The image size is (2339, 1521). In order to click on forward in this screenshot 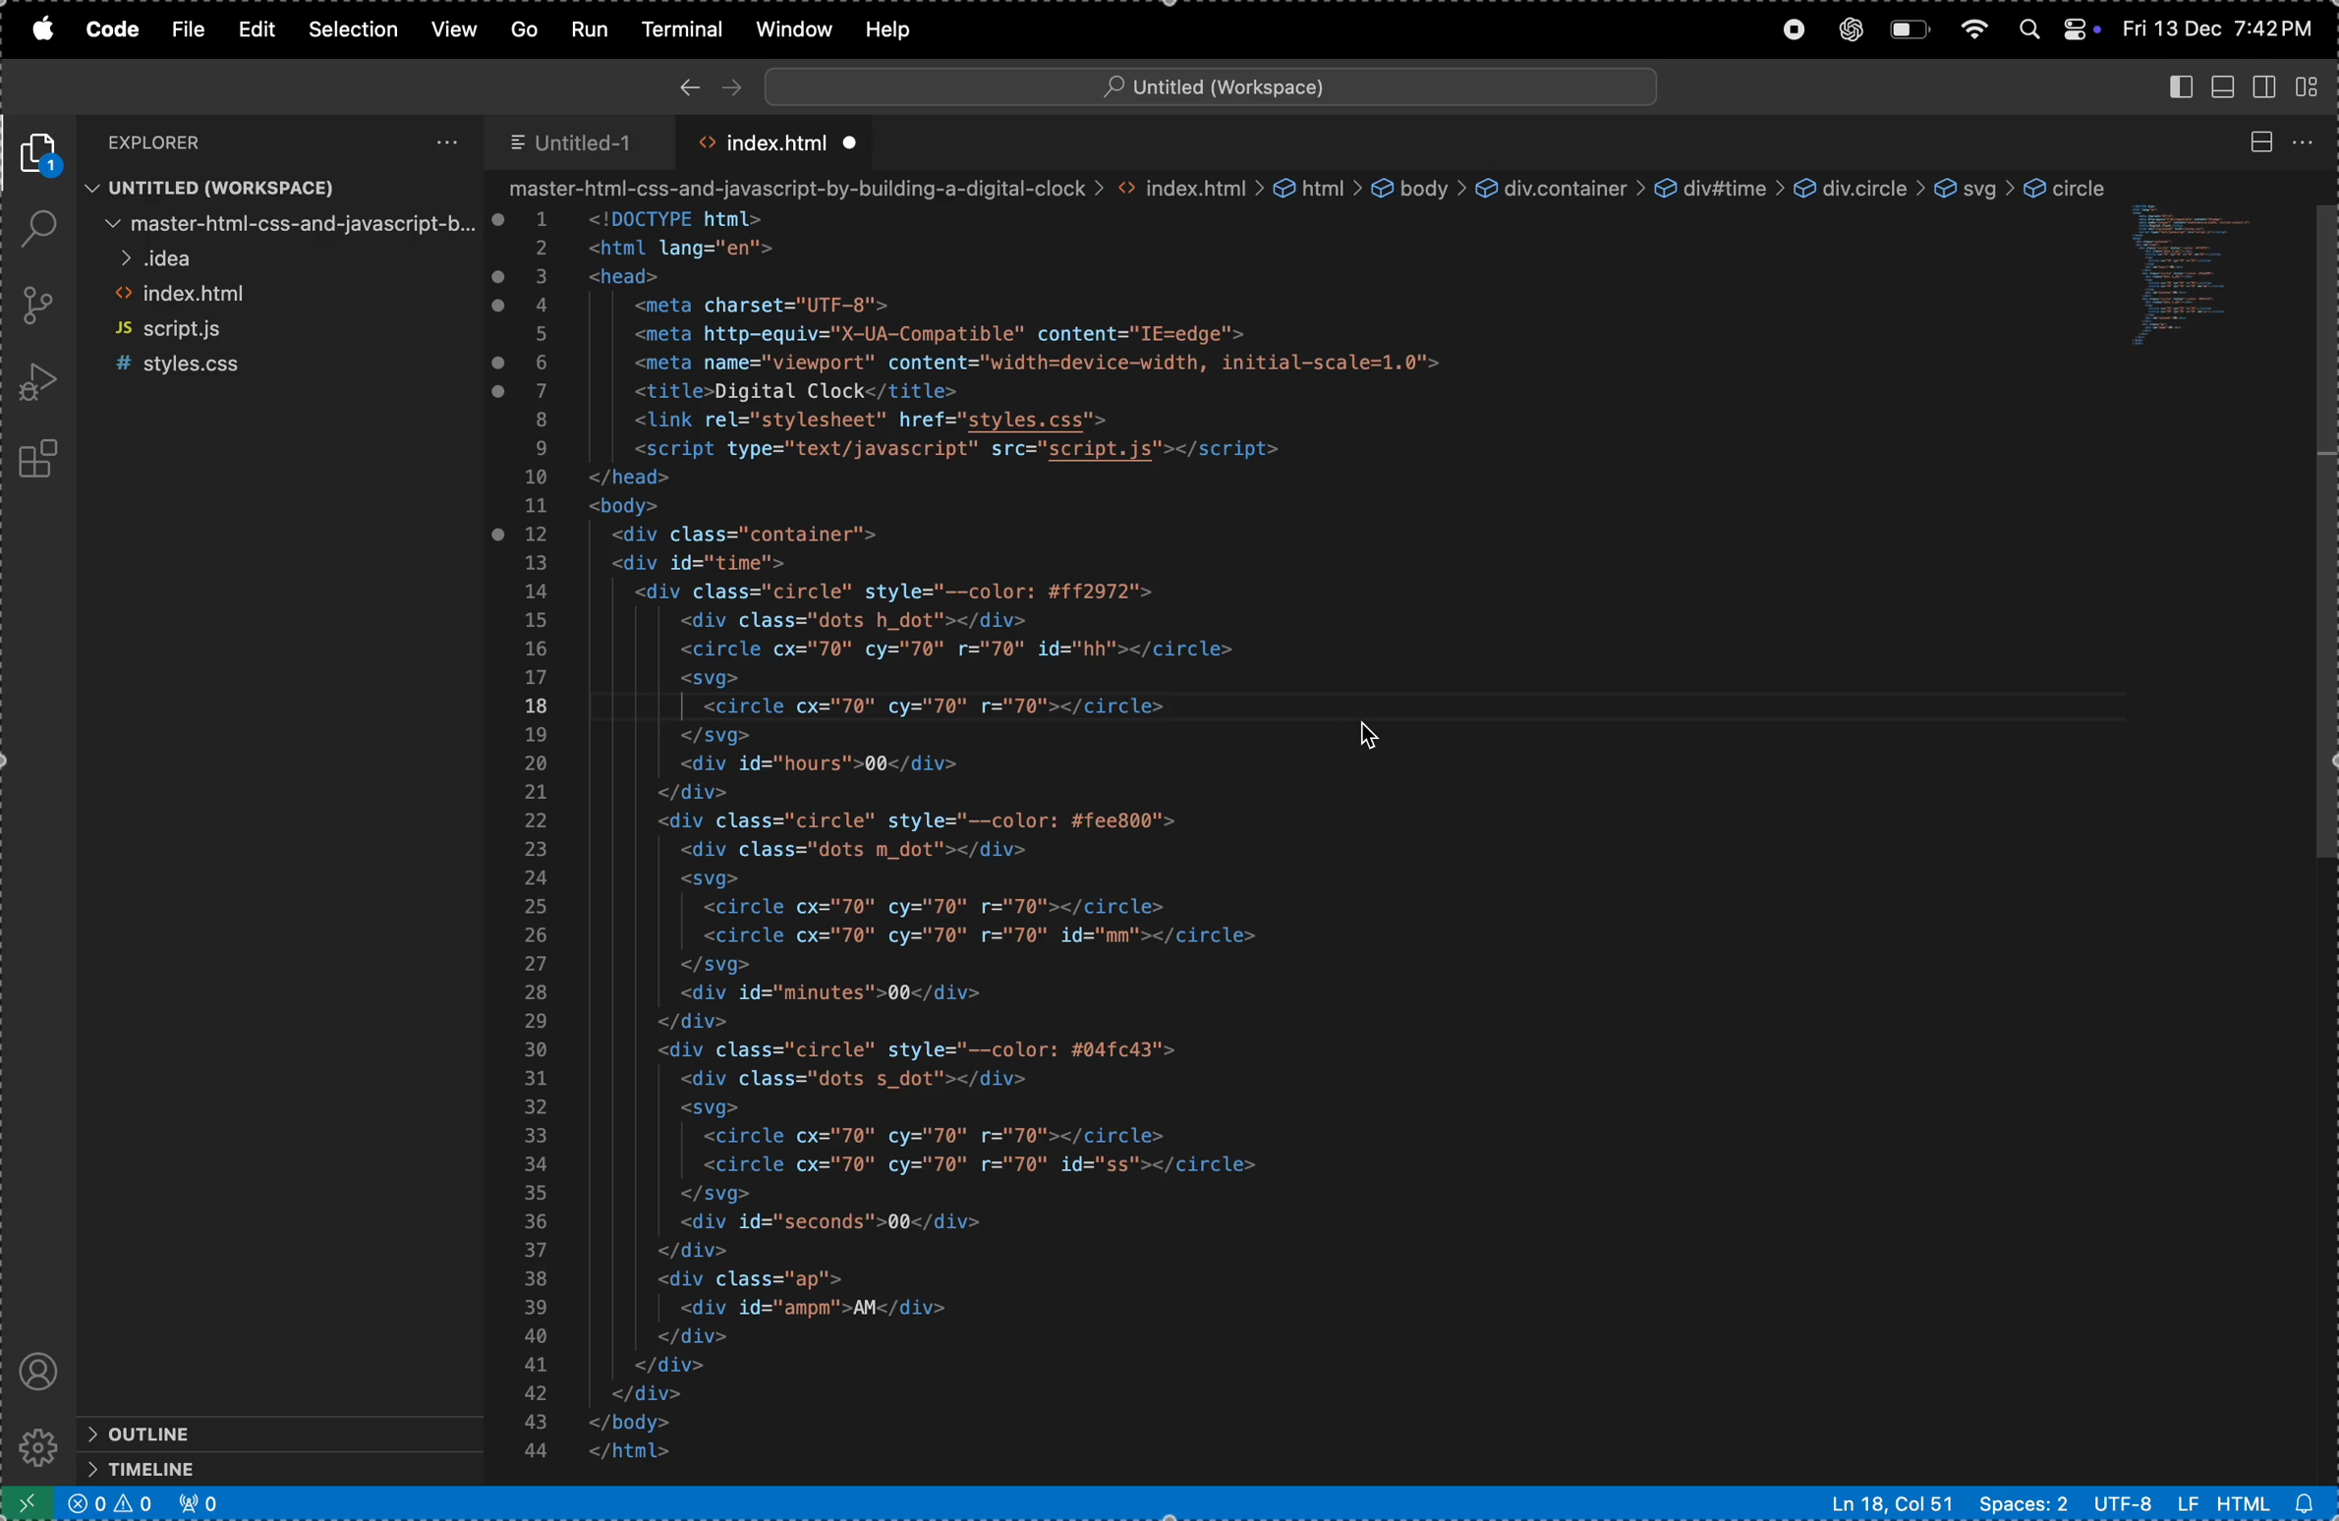, I will do `click(727, 82)`.